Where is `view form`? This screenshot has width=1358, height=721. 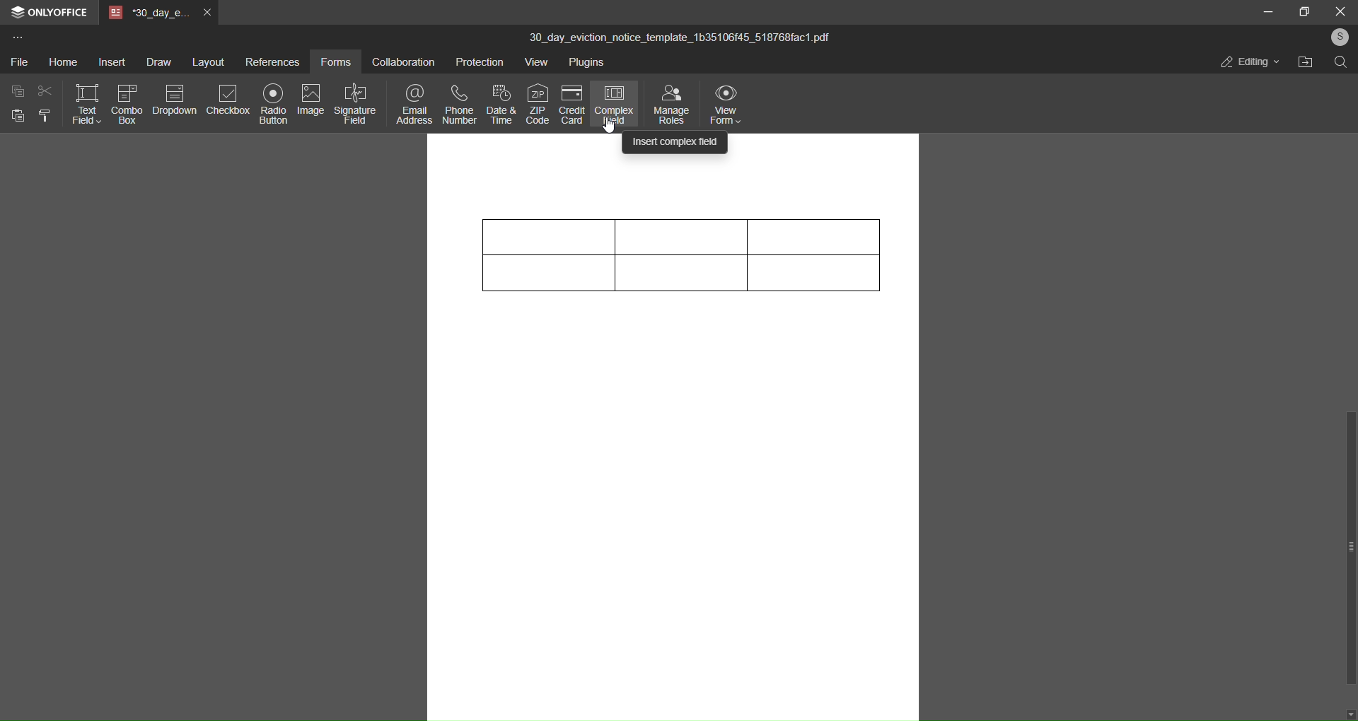
view form is located at coordinates (726, 102).